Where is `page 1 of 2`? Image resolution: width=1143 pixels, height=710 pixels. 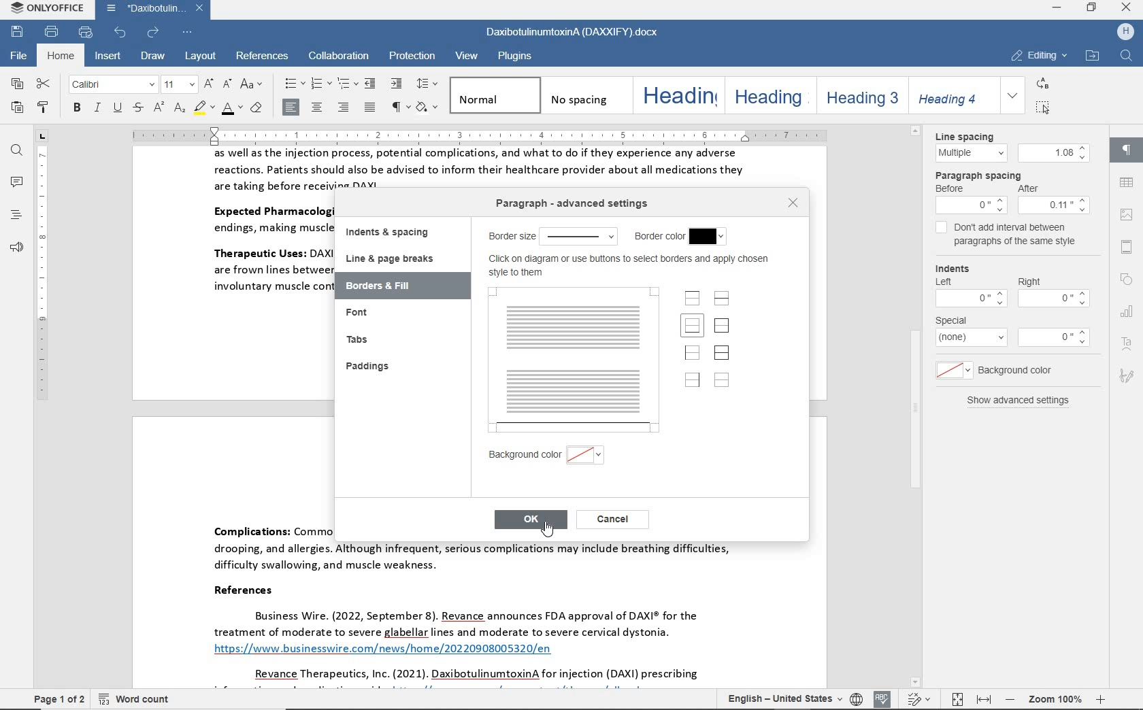 page 1 of 2 is located at coordinates (59, 698).